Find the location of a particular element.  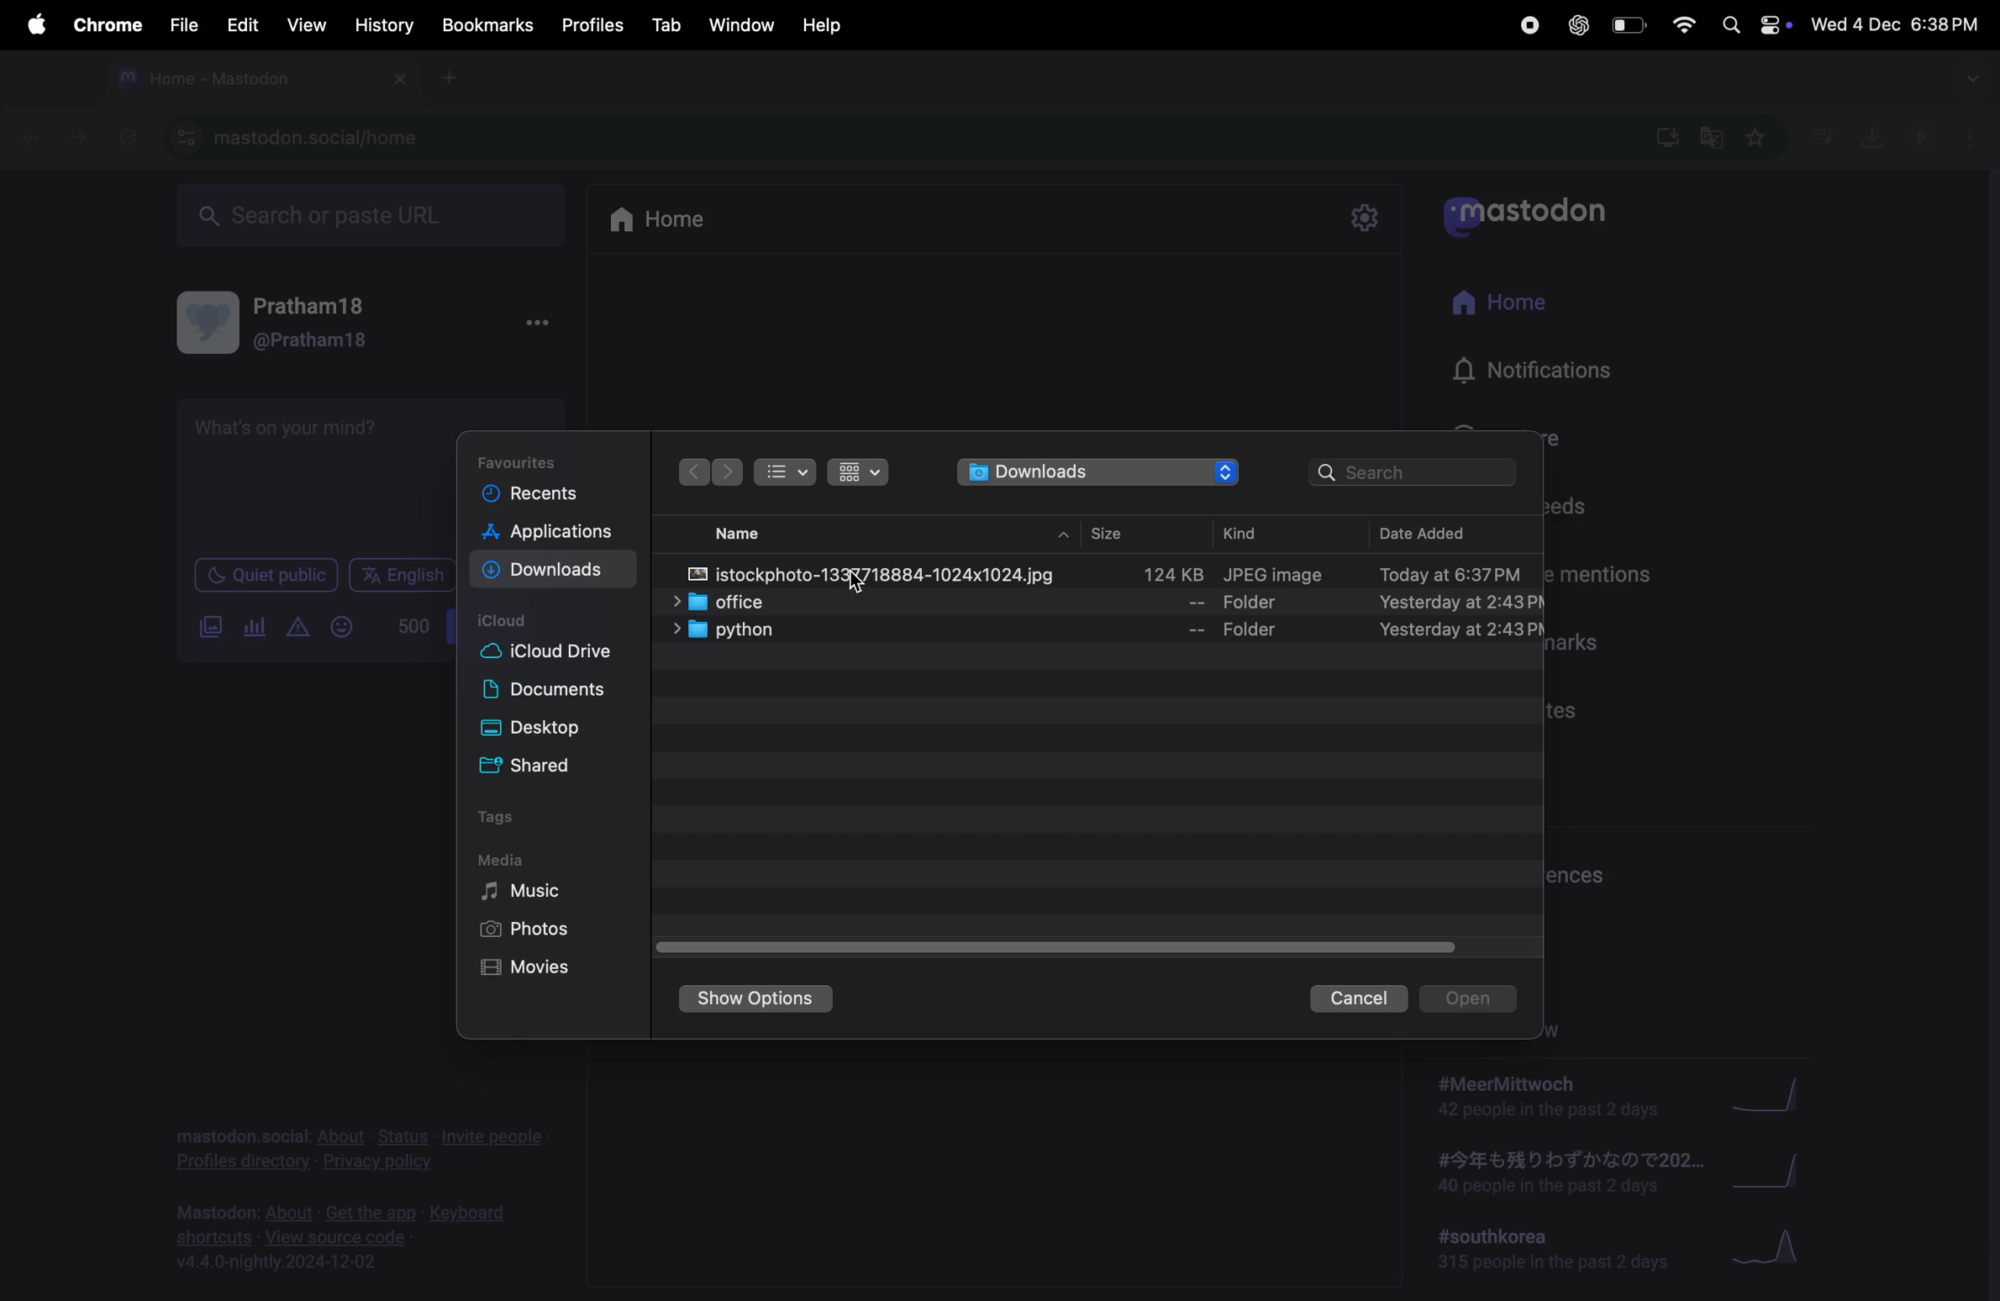

edit is located at coordinates (242, 24).